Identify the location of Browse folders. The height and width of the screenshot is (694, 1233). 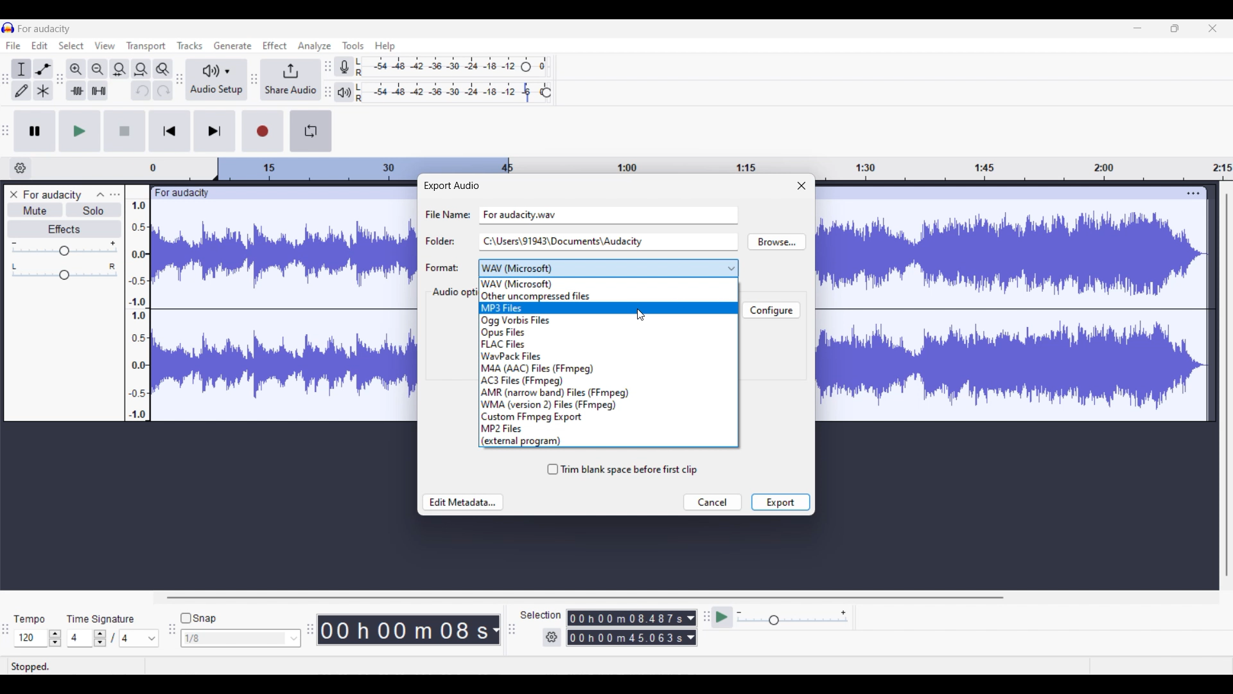
(776, 242).